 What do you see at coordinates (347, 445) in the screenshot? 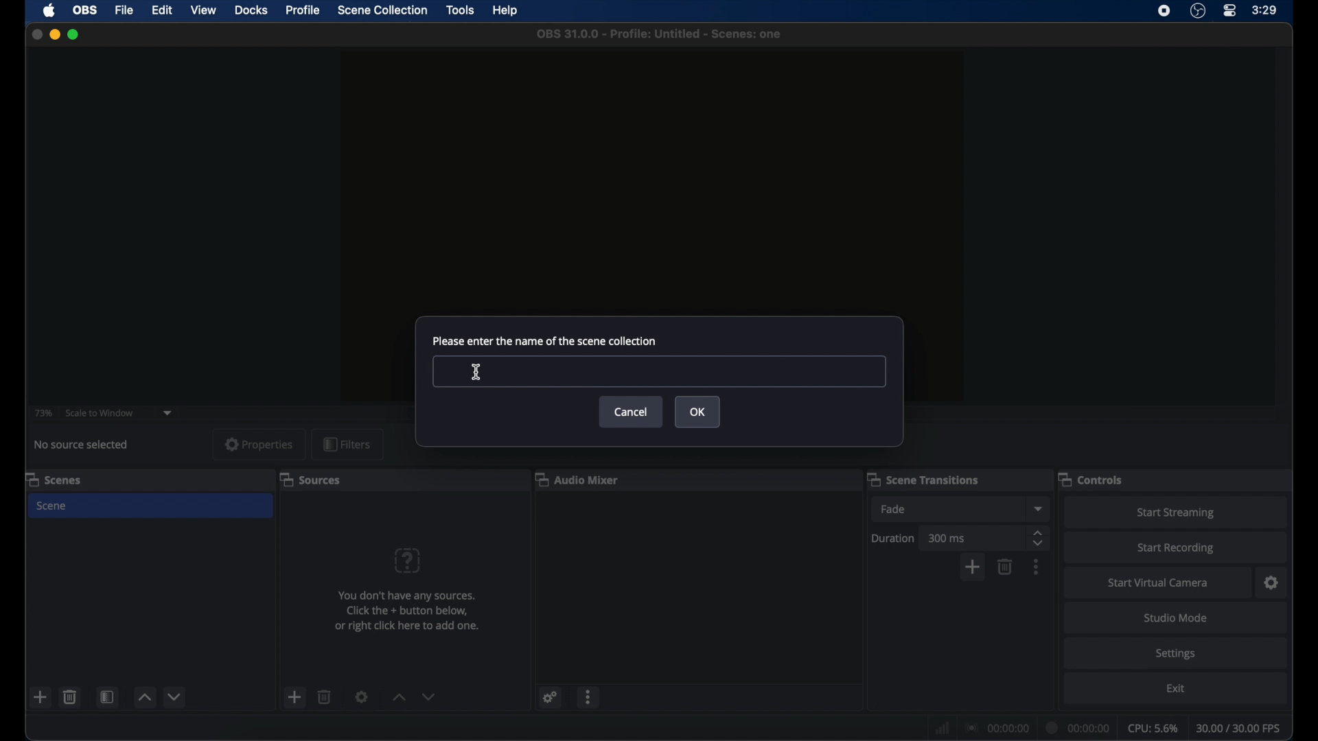
I see `filters` at bounding box center [347, 445].